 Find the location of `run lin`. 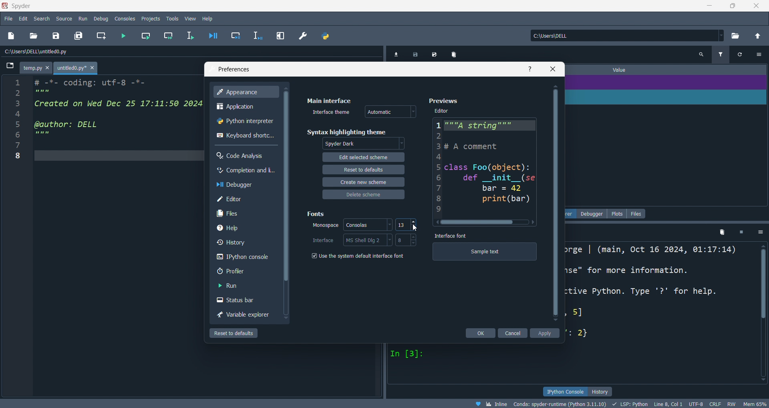

run lin is located at coordinates (191, 36).